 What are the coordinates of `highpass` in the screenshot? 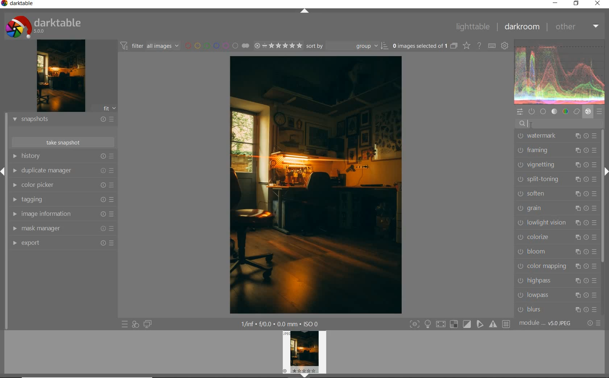 It's located at (558, 281).